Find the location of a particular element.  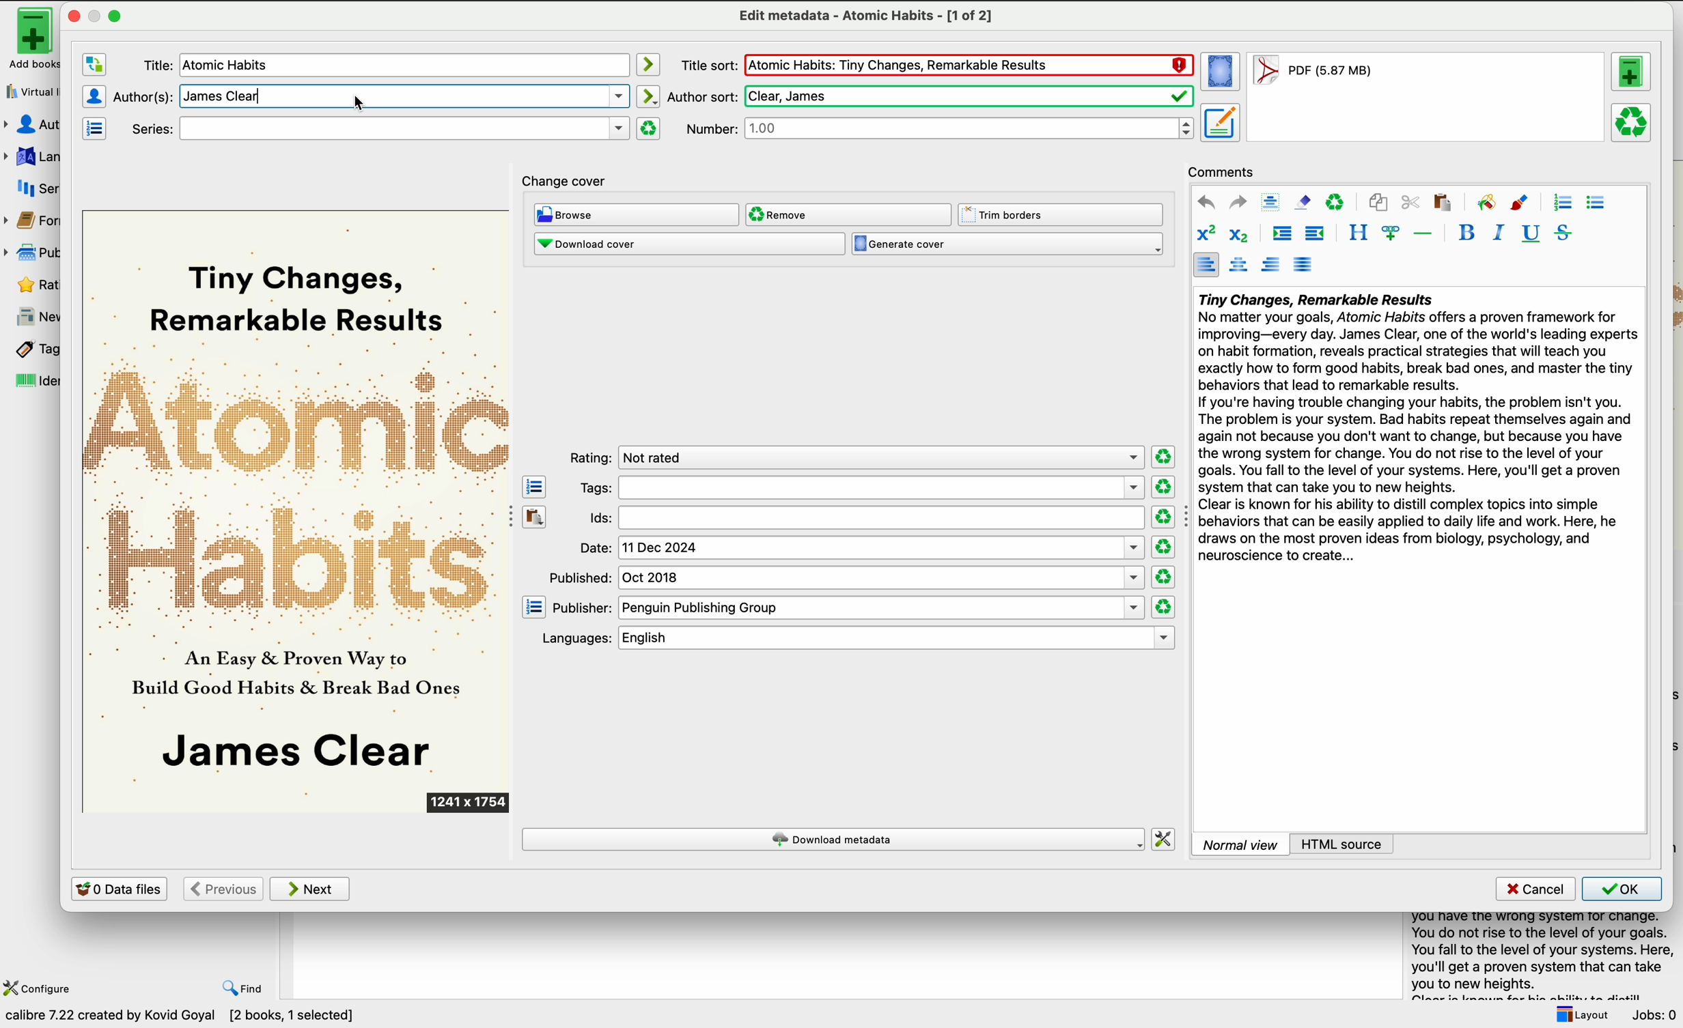

author sort: is located at coordinates (930, 95).